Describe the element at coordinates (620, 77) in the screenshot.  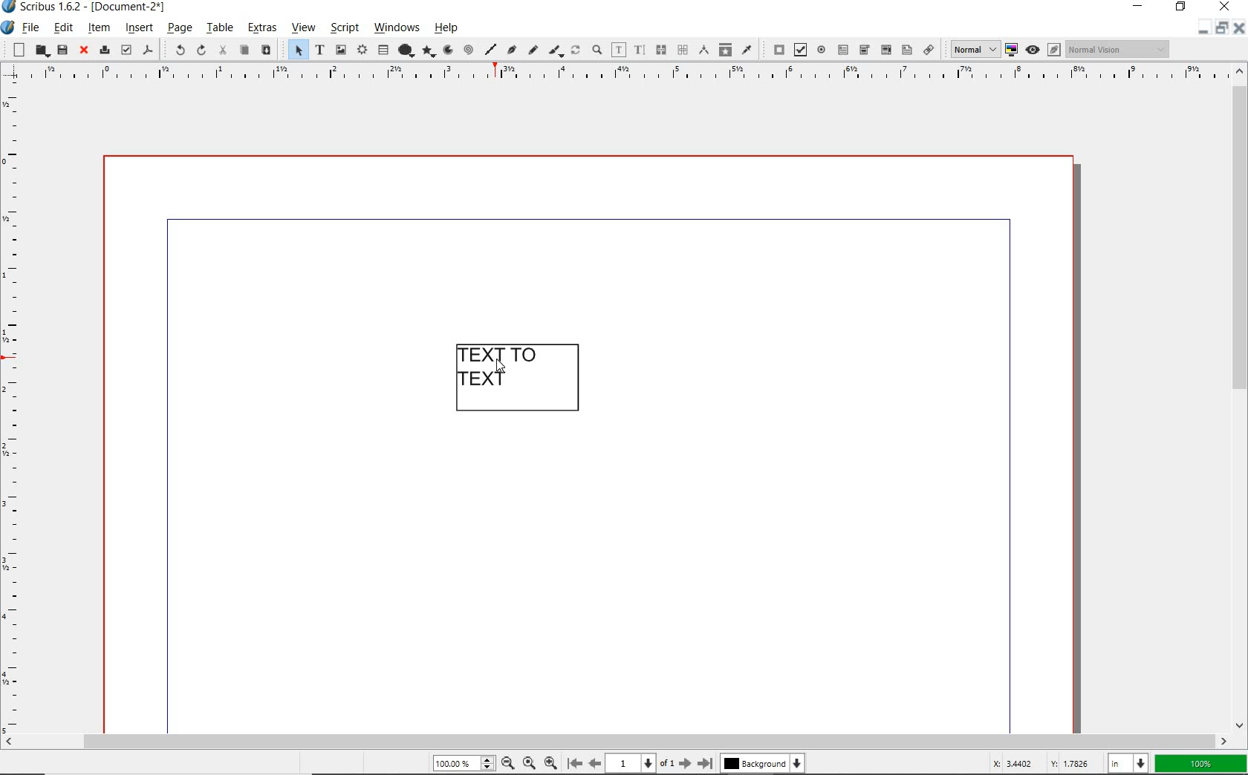
I see `ruler` at that location.